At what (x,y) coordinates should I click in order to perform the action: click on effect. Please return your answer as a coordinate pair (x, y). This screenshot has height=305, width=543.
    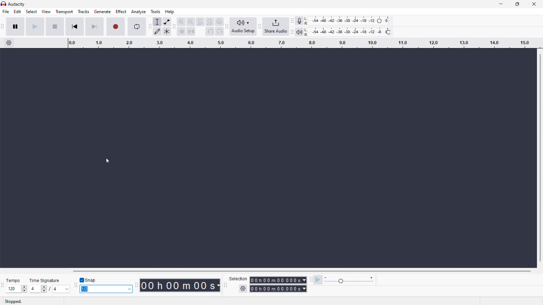
    Looking at the image, I should click on (121, 12).